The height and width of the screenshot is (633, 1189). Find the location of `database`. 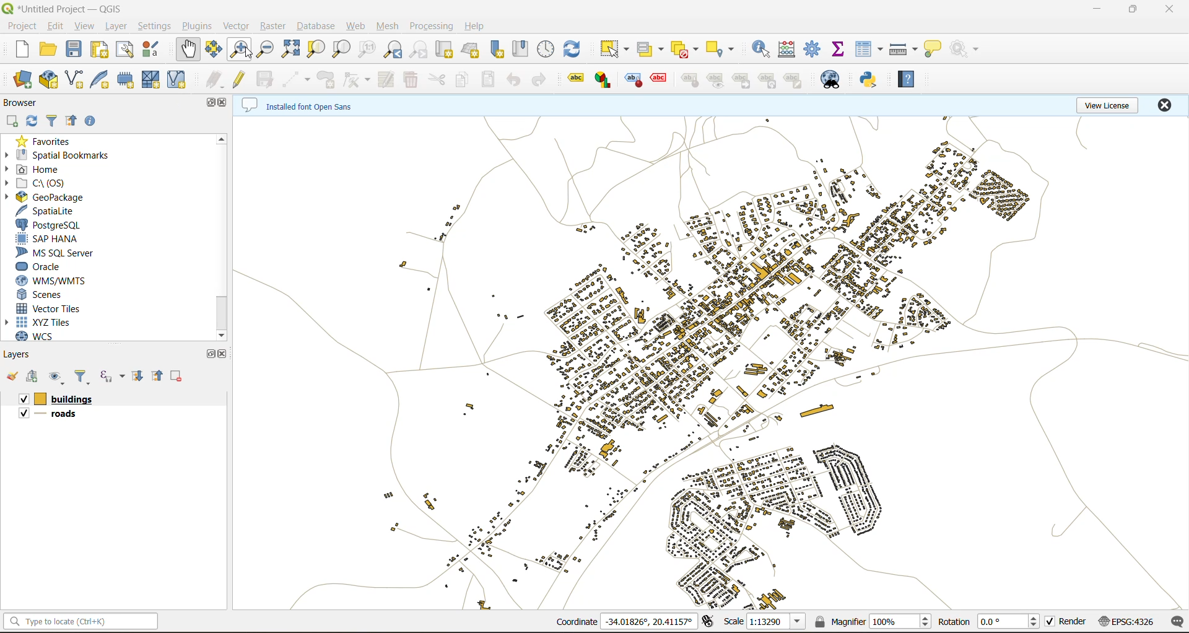

database is located at coordinates (320, 27).